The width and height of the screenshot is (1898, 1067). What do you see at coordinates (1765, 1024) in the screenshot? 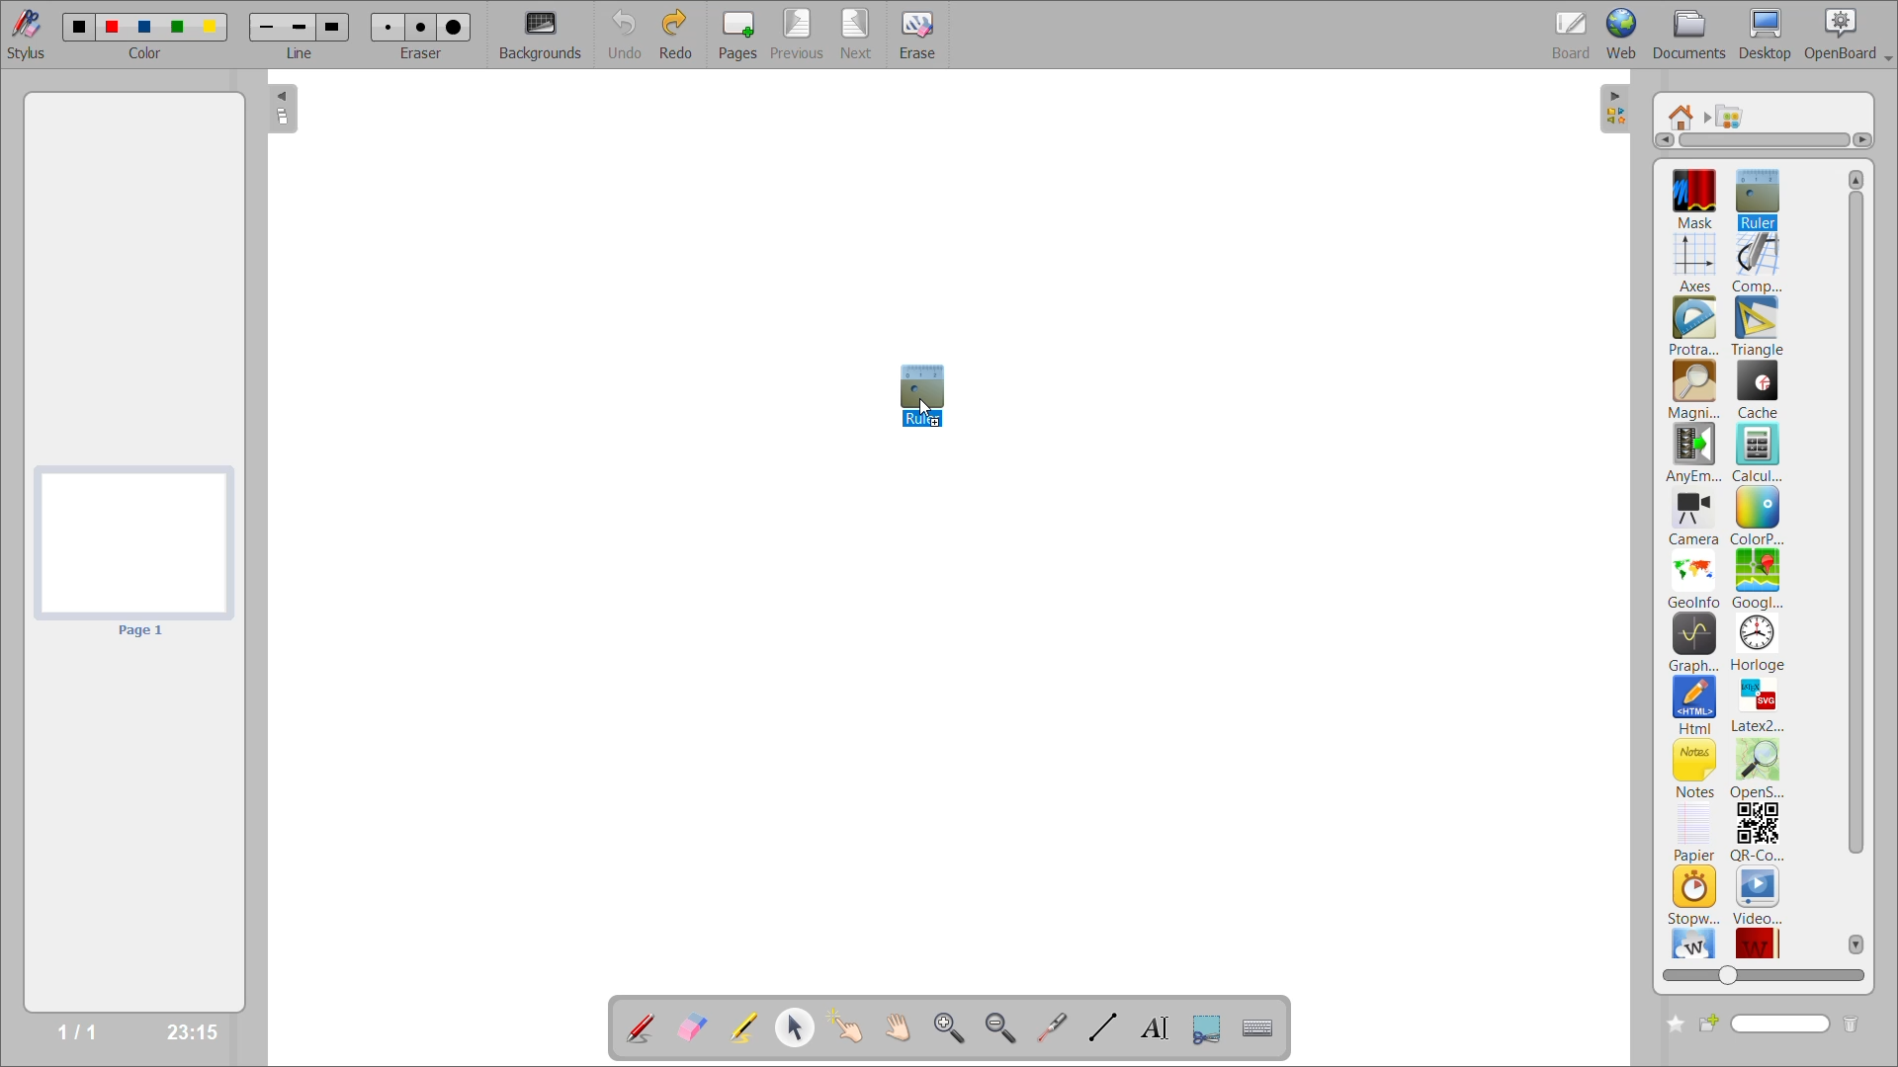
I see `name box` at bounding box center [1765, 1024].